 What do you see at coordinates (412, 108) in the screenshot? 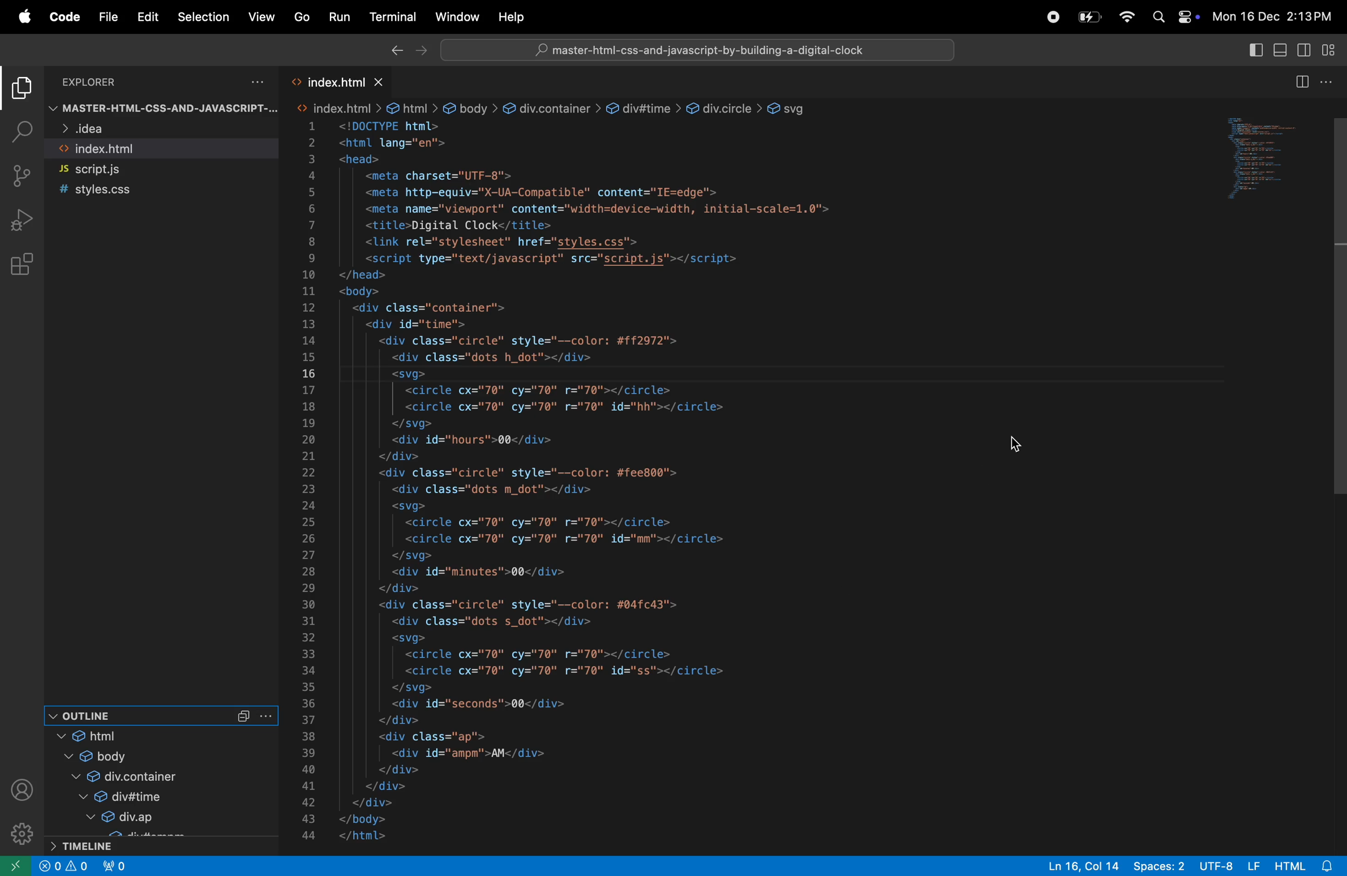
I see `html` at bounding box center [412, 108].